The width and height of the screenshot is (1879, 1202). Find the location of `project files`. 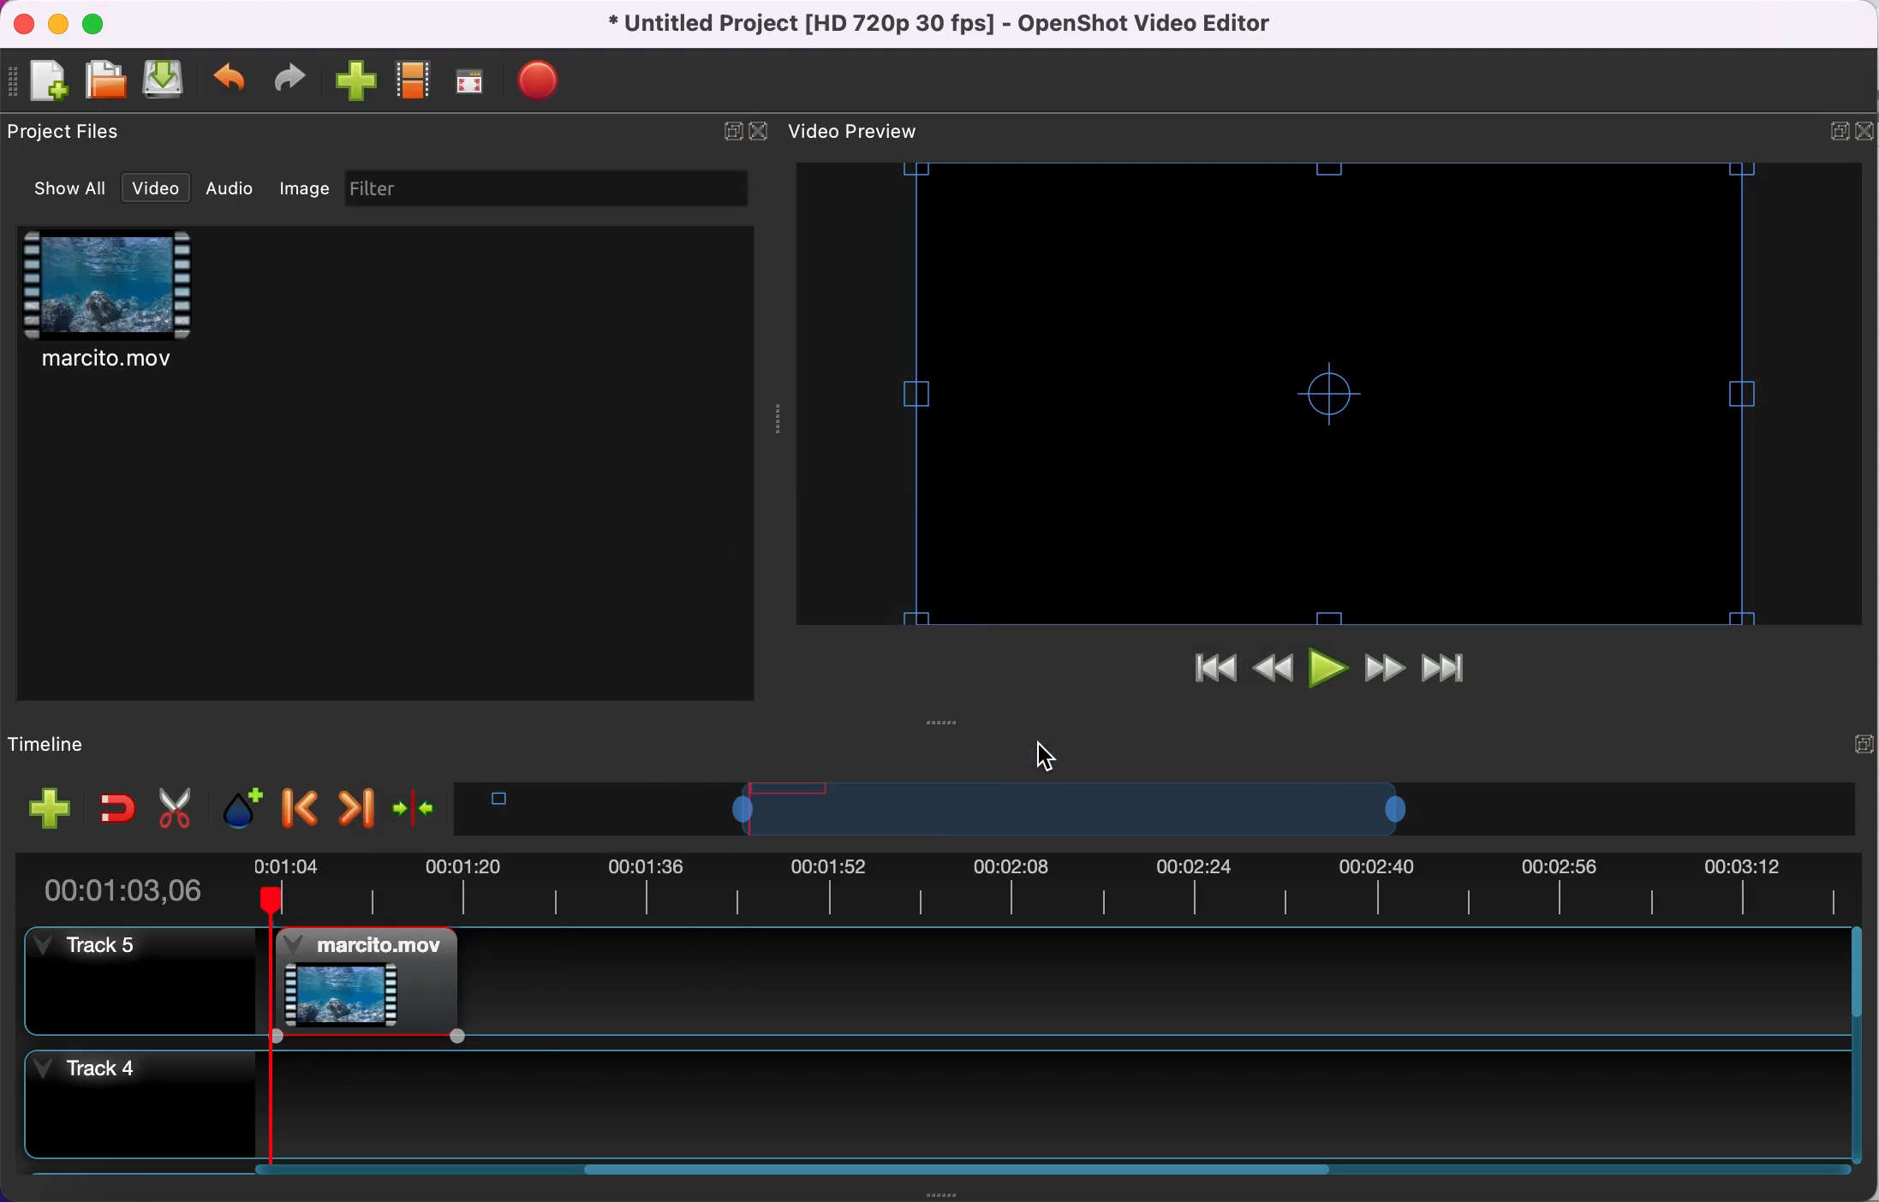

project files is located at coordinates (73, 135).